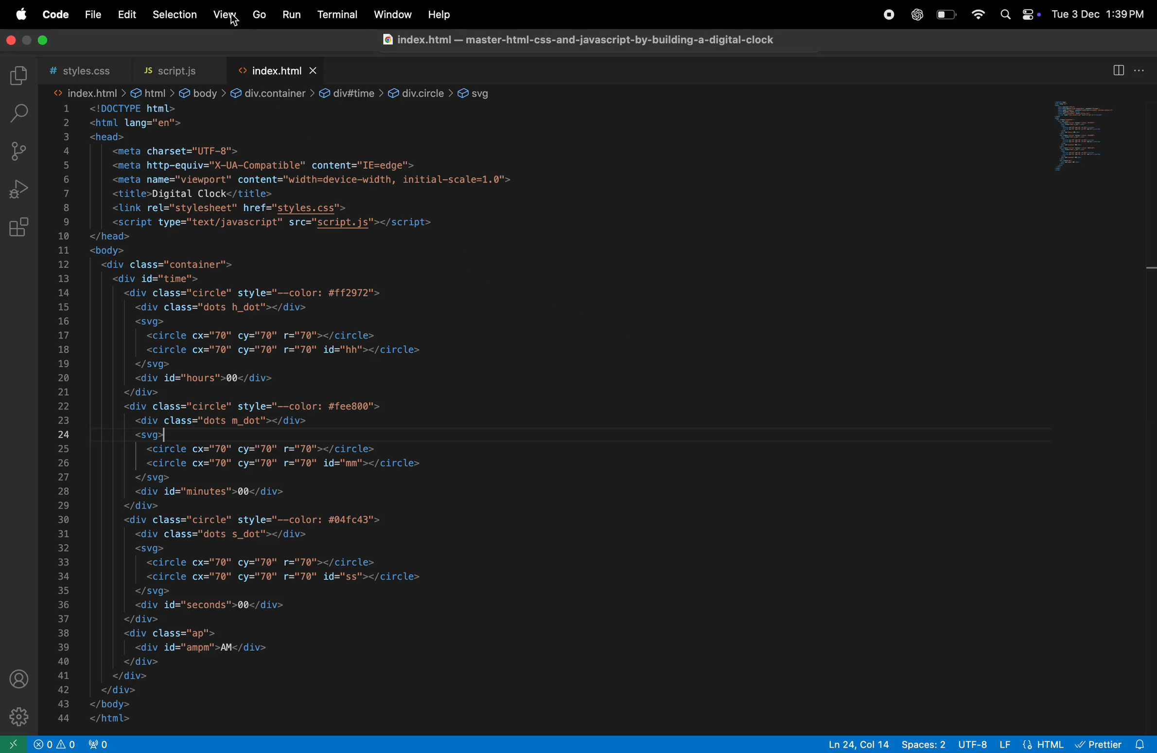 This screenshot has height=753, width=1157. I want to click on soource control, so click(19, 152).